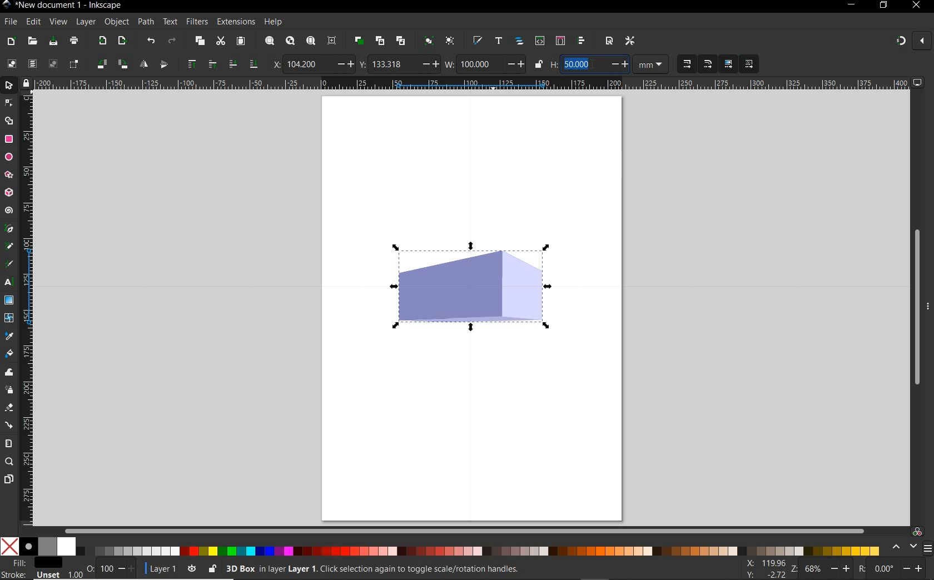 This screenshot has height=580, width=934. I want to click on enable snapping, so click(900, 42).